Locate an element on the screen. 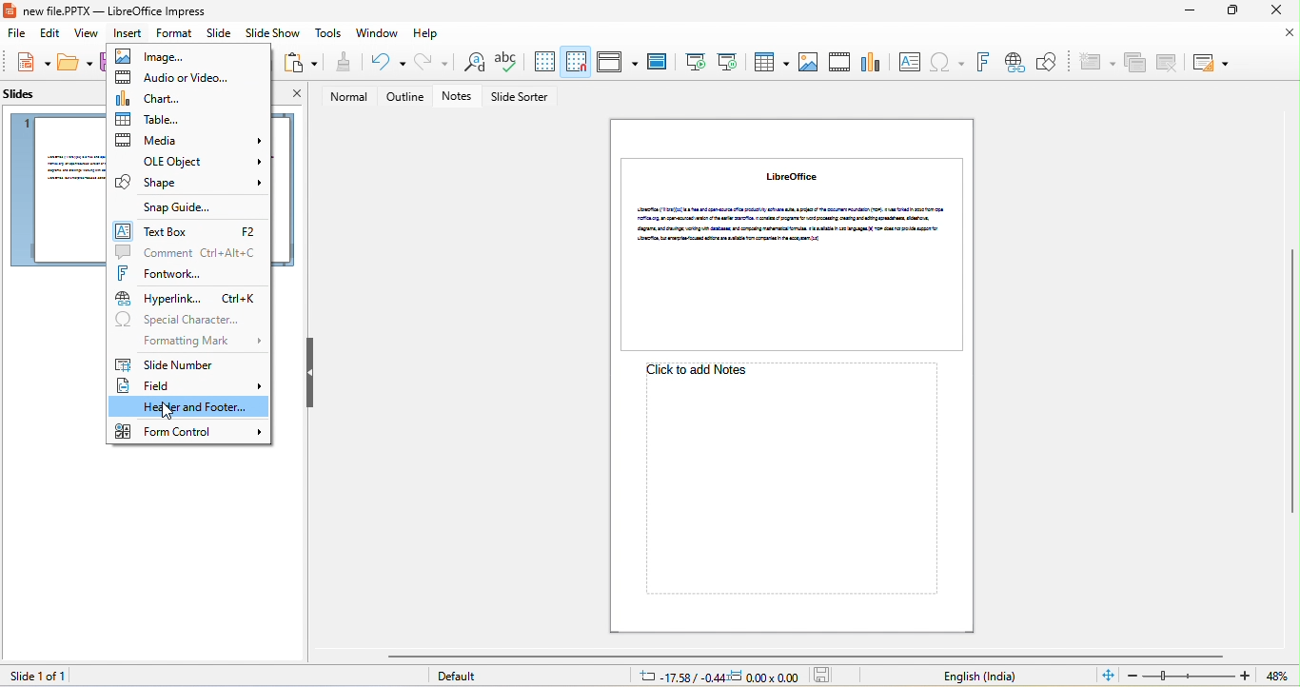 The height and width of the screenshot is (687, 1300). format is located at coordinates (174, 33).